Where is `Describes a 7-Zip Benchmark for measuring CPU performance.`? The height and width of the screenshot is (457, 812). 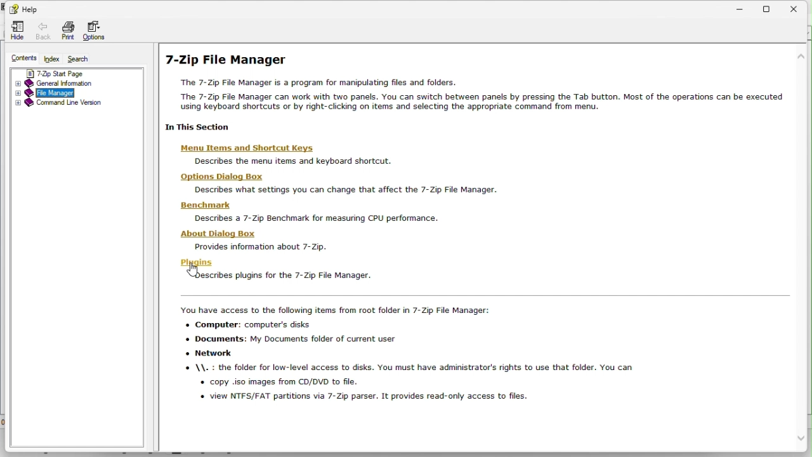
Describes a 7-Zip Benchmark for measuring CPU performance. is located at coordinates (322, 218).